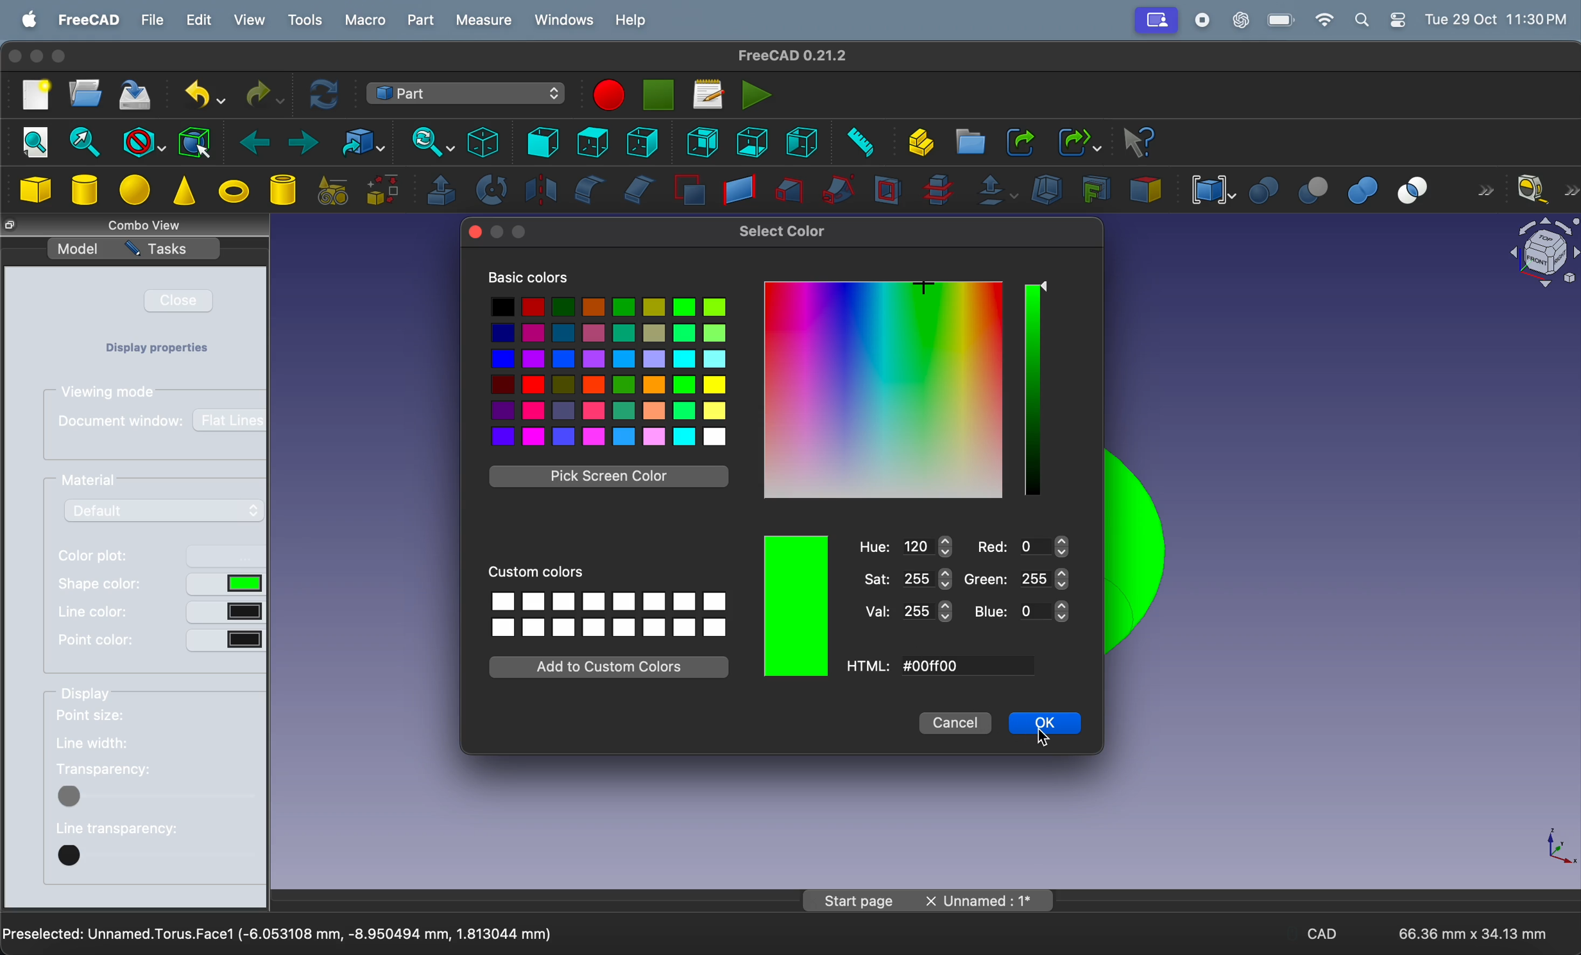 The width and height of the screenshot is (1581, 955). Describe the element at coordinates (535, 569) in the screenshot. I see `Custom colors` at that location.